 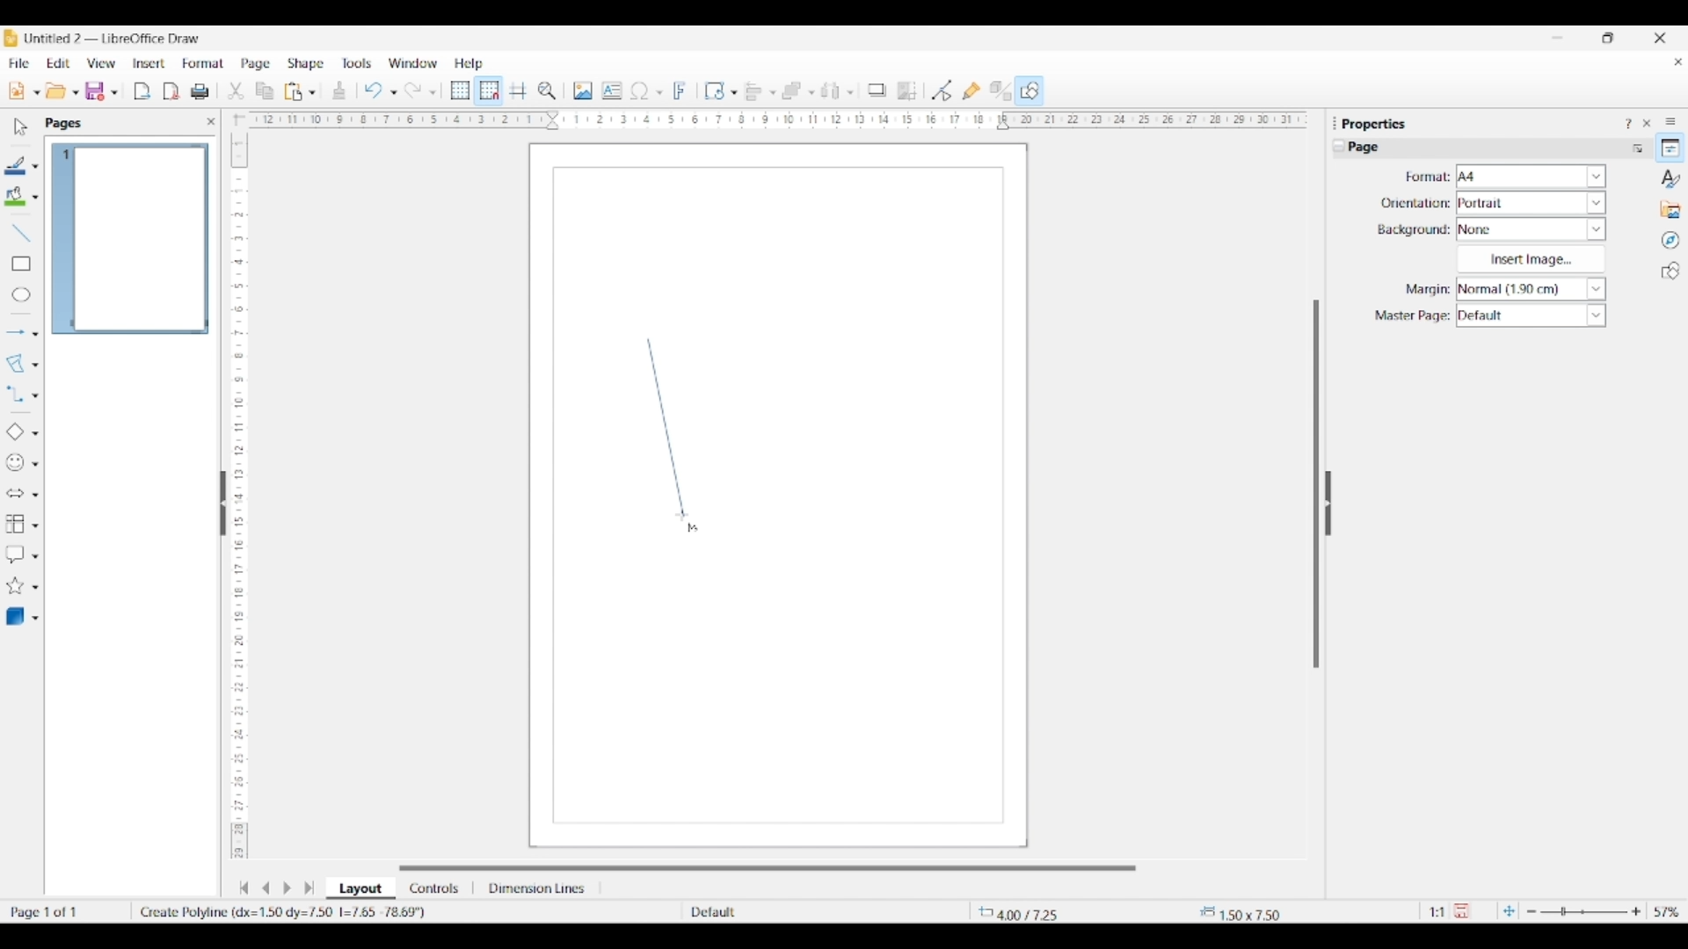 What do you see at coordinates (1607, 38) in the screenshot?
I see `Show interface in smaller tab` at bounding box center [1607, 38].